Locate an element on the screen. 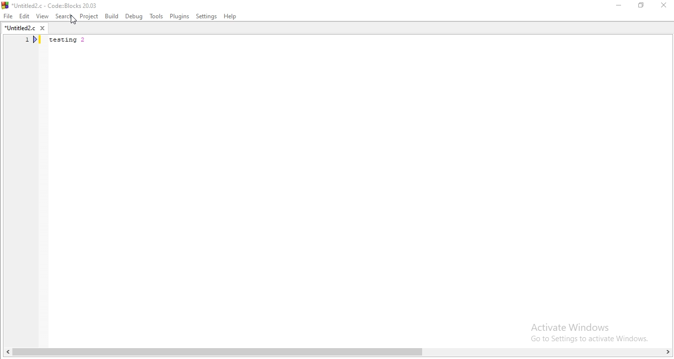  line number is located at coordinates (32, 41).